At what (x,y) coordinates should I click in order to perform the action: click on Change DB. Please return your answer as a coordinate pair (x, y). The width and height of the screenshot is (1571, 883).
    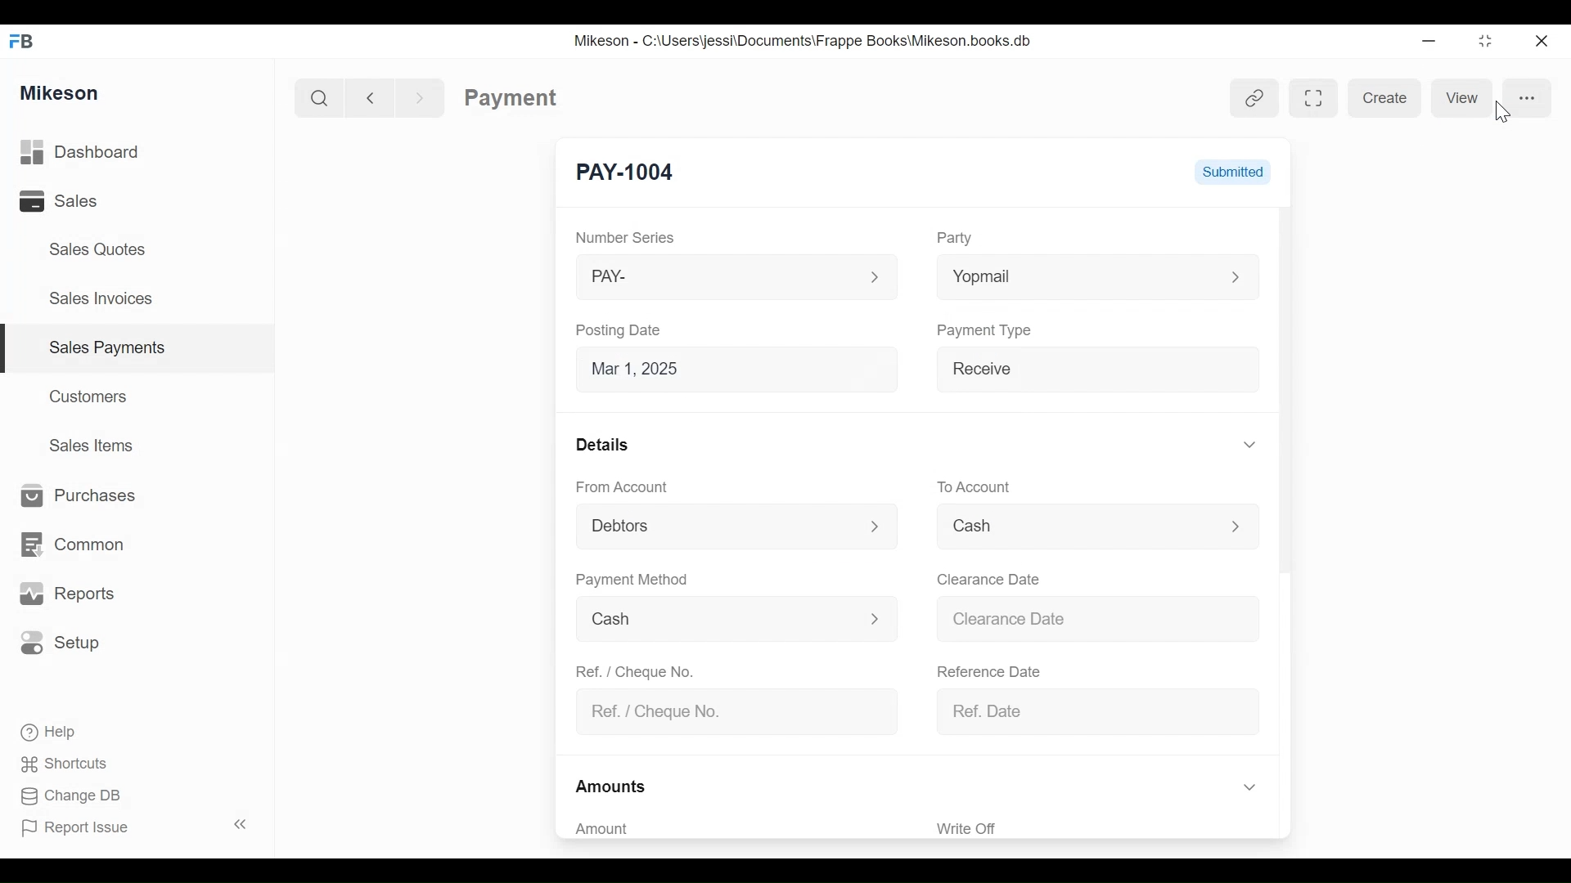
    Looking at the image, I should click on (75, 796).